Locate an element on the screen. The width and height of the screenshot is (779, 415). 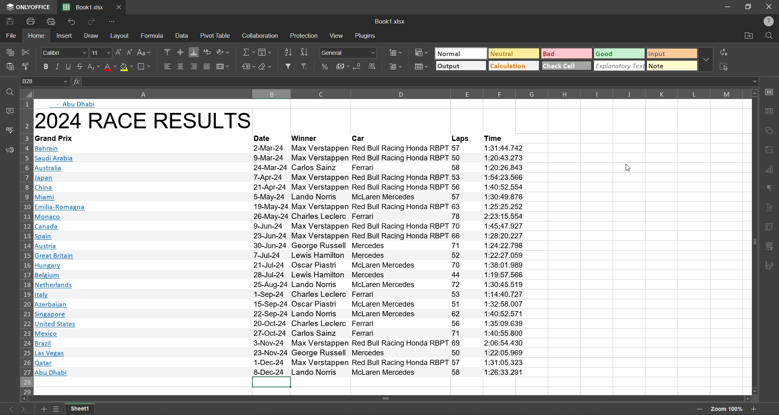
layout is located at coordinates (120, 37).